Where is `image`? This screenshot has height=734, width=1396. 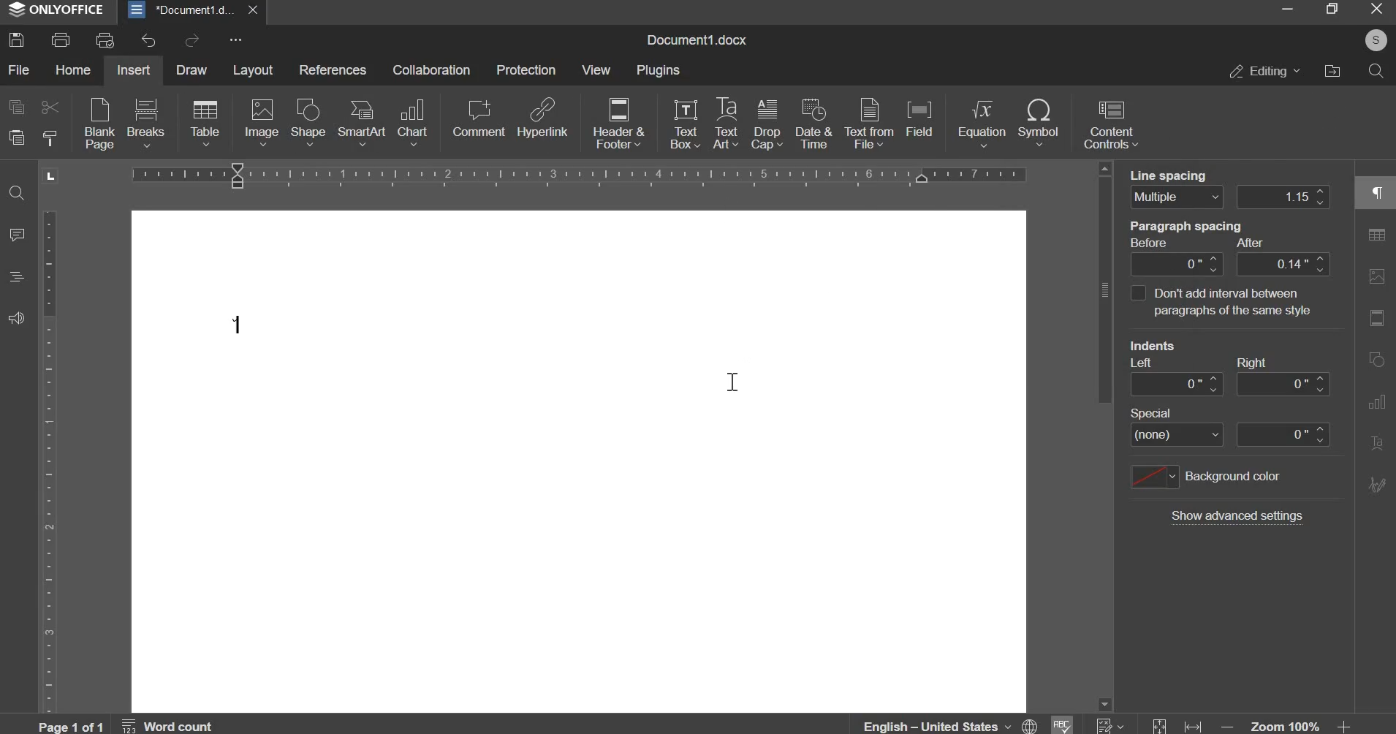 image is located at coordinates (262, 121).